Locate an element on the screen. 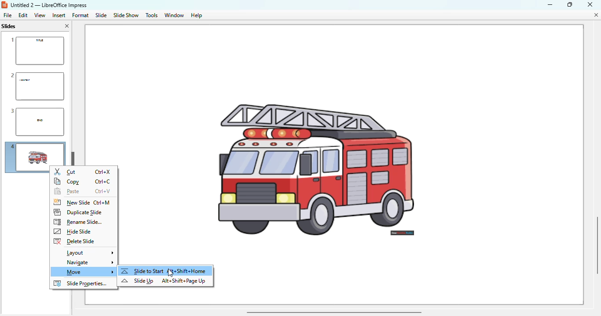  slide to start is located at coordinates (165, 271).